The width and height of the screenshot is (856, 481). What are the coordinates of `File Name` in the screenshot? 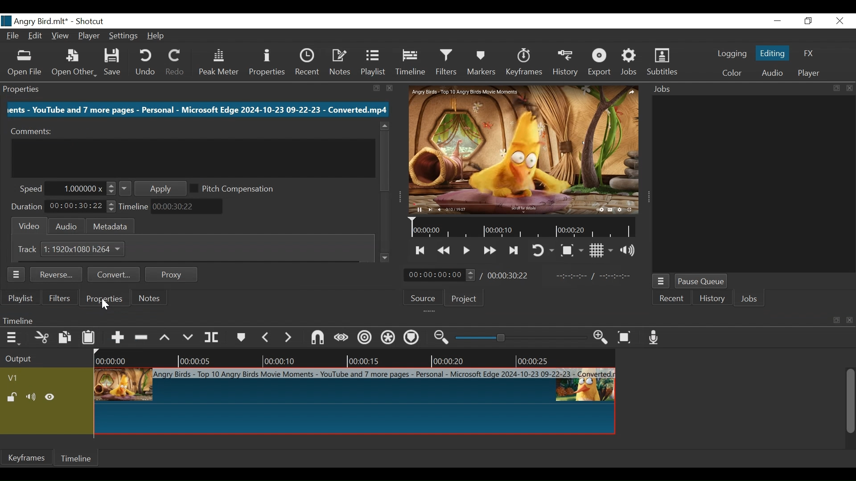 It's located at (34, 21).